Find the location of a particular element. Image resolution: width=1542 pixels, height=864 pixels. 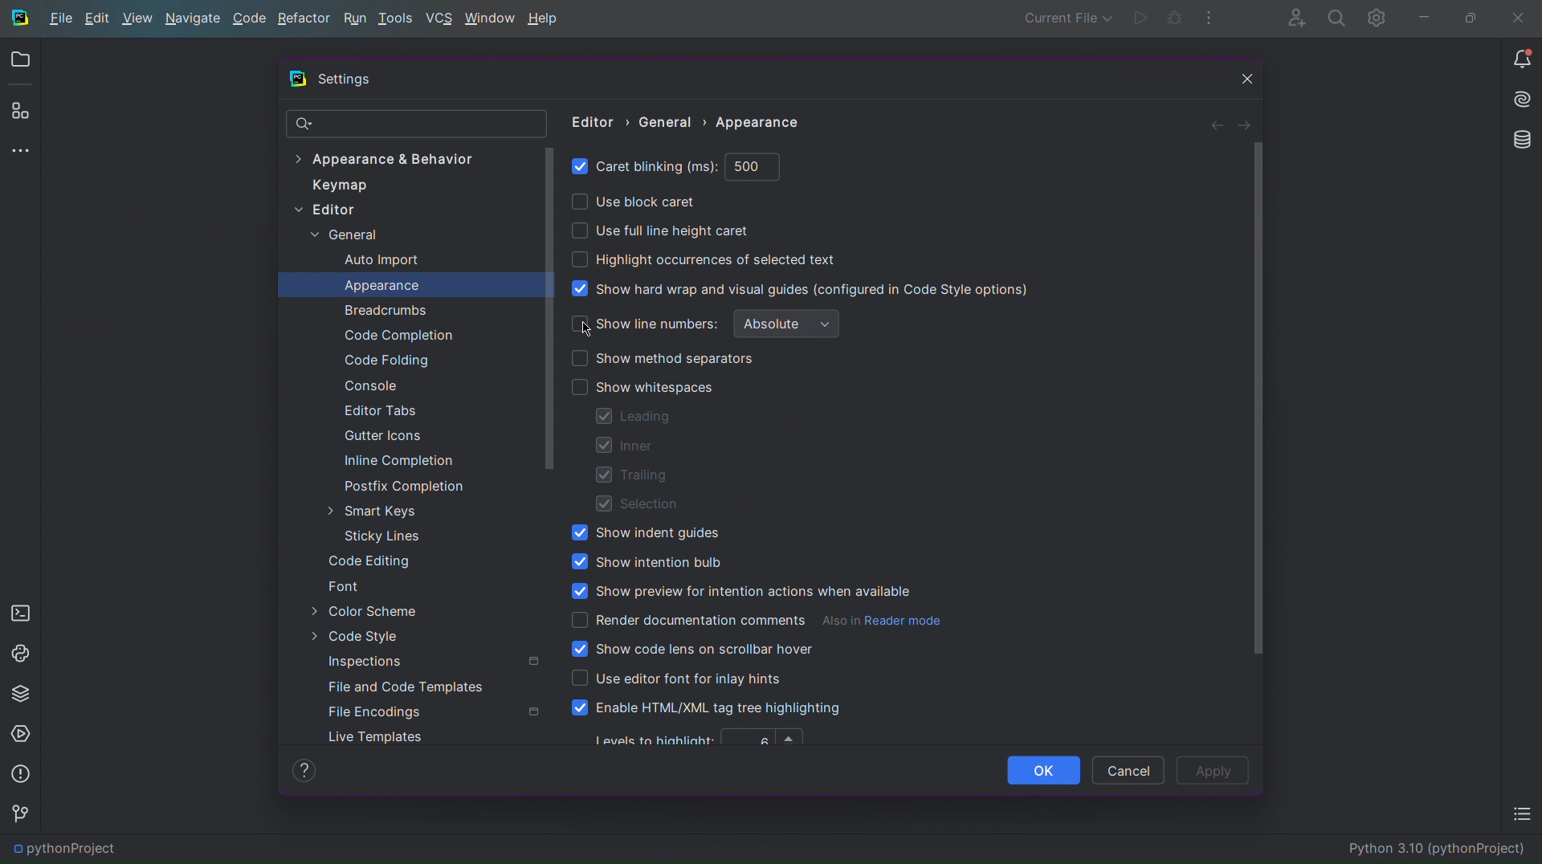

Appearance & Behavior is located at coordinates (384, 157).